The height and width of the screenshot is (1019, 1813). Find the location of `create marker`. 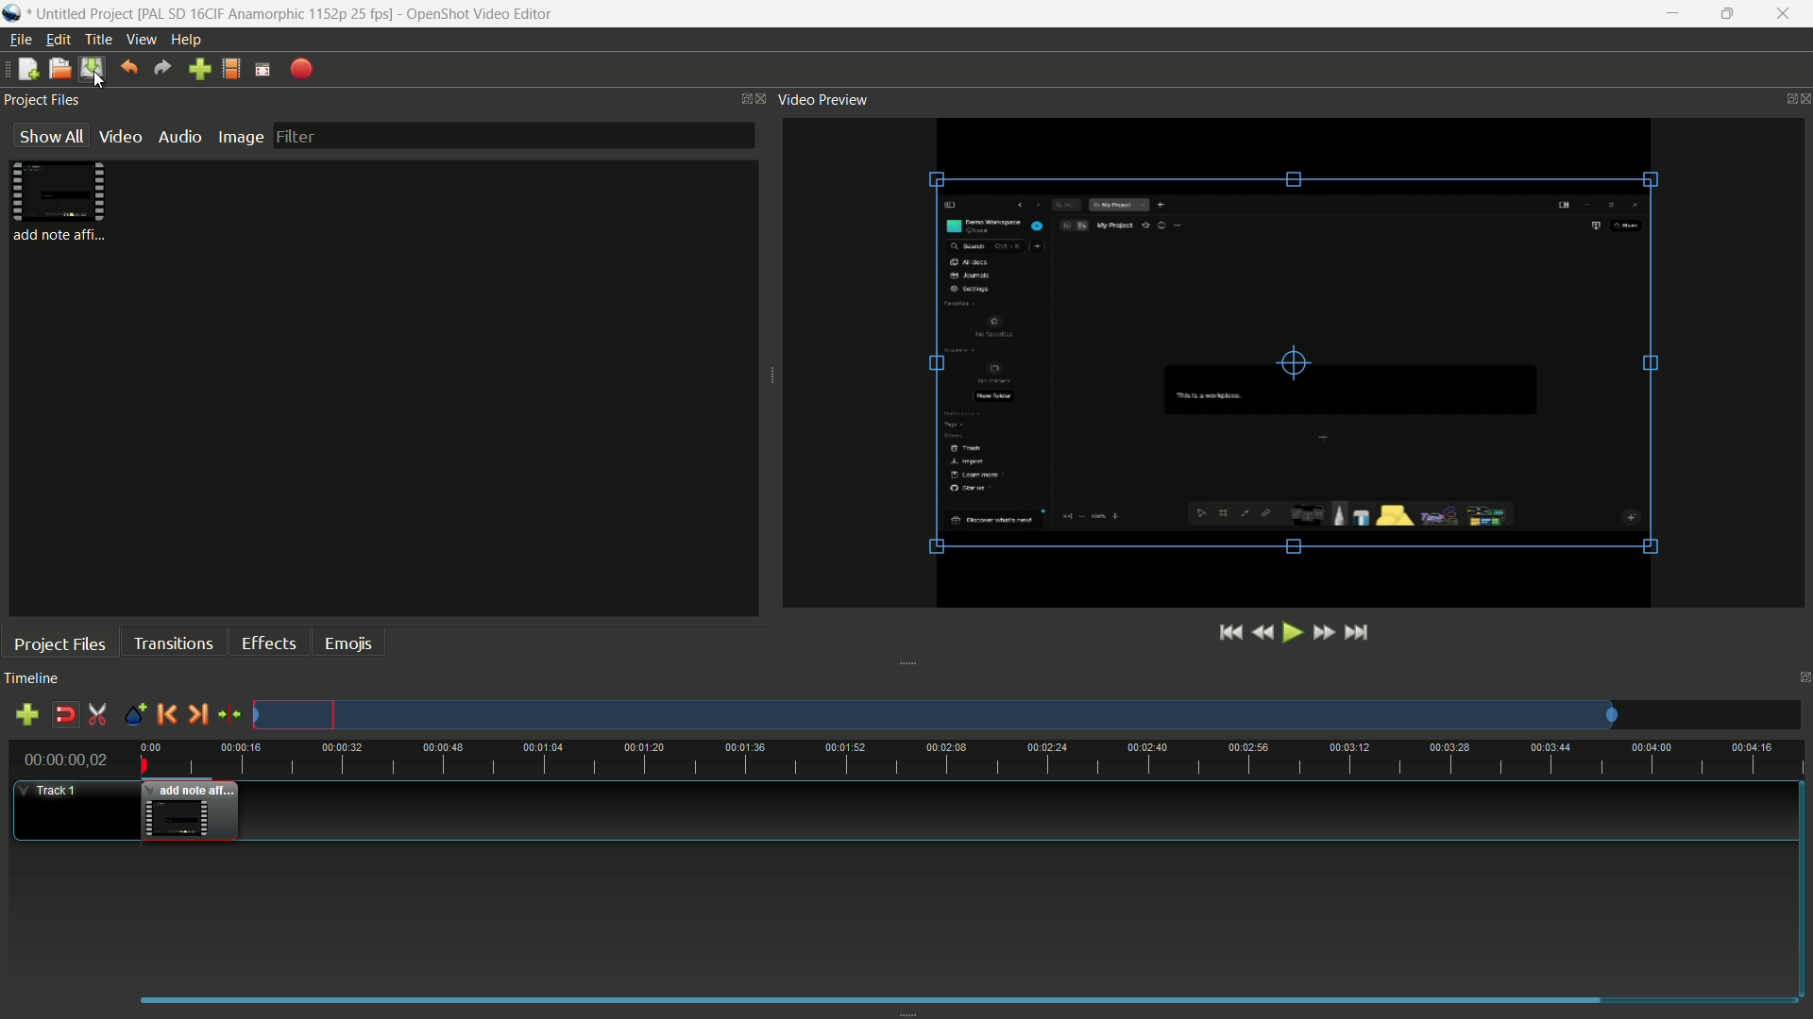

create marker is located at coordinates (134, 715).